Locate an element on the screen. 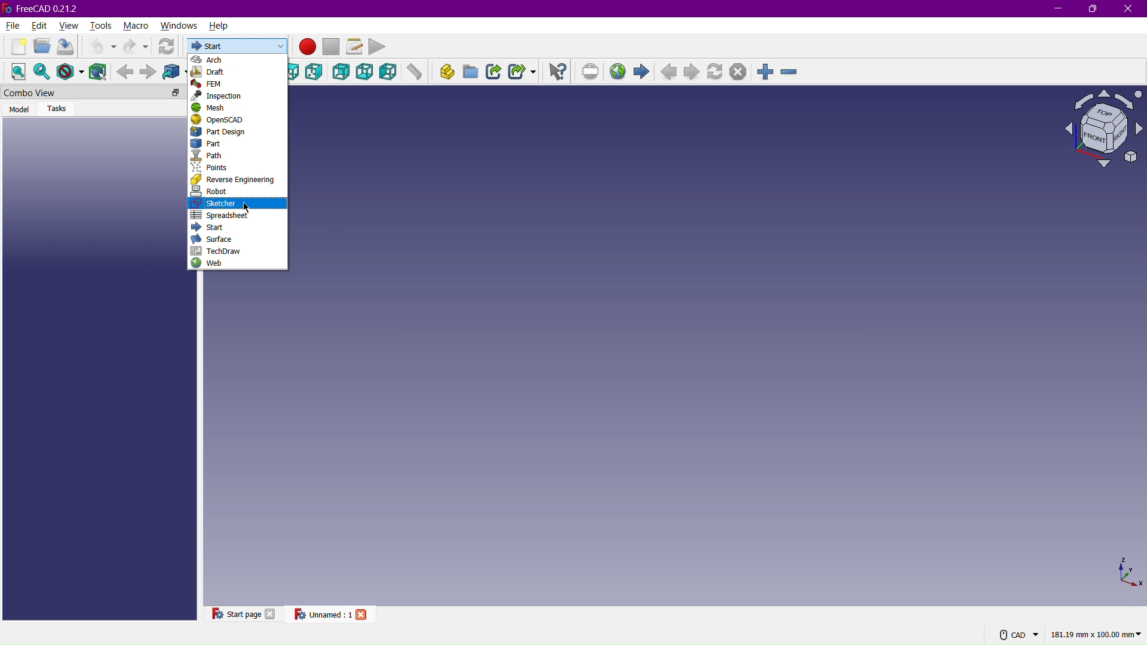 The height and width of the screenshot is (645, 1147). Refresh page is located at coordinates (716, 72).